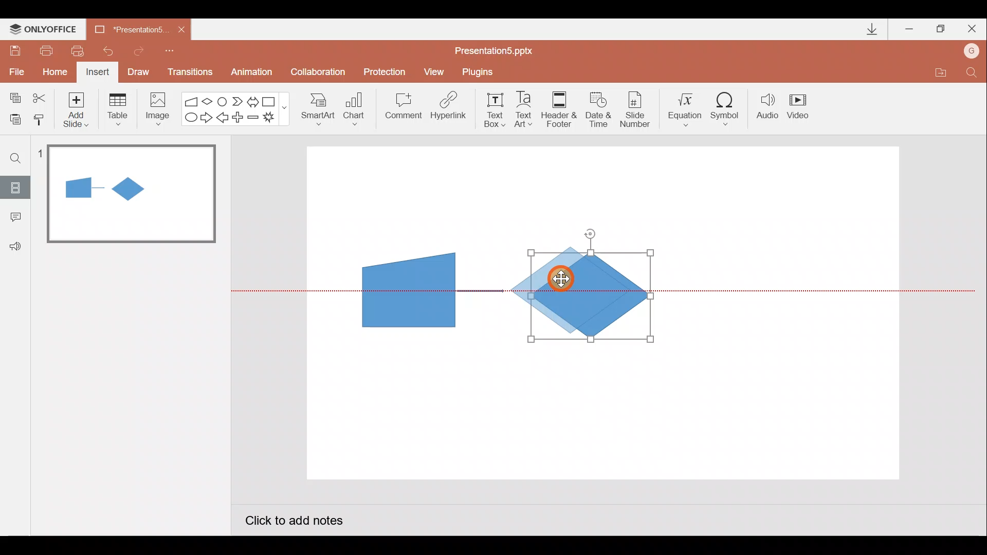  I want to click on SmartArt, so click(314, 108).